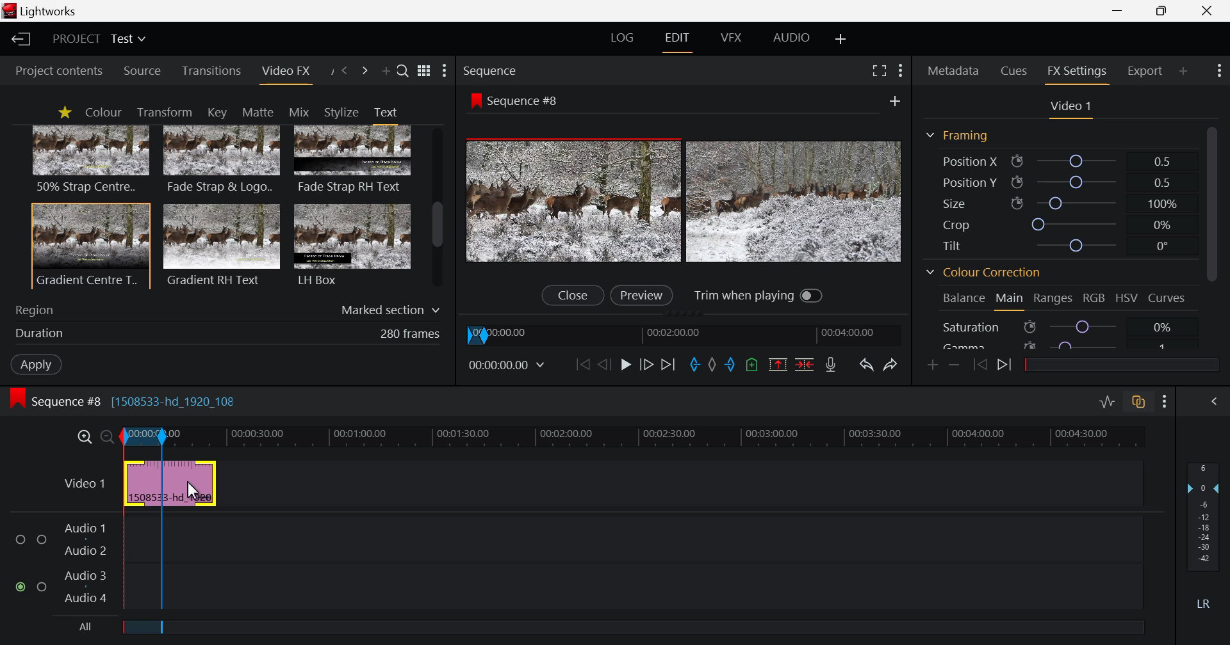 The height and width of the screenshot is (645, 1230). Describe the element at coordinates (108, 434) in the screenshot. I see `Timeline Zoom Out` at that location.